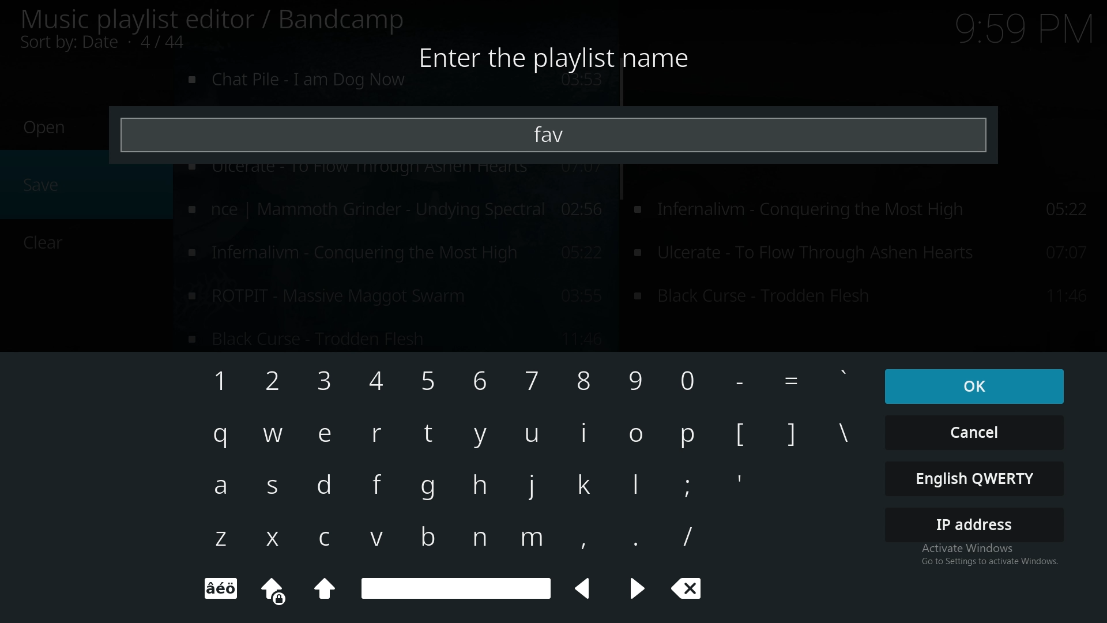  I want to click on Right Arrow, so click(637, 591).